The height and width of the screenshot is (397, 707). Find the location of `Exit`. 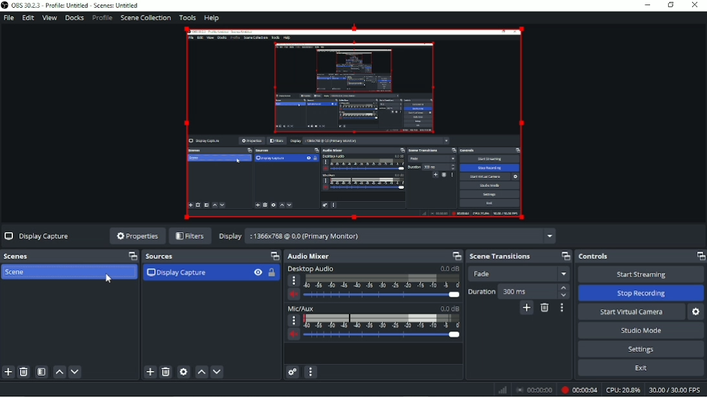

Exit is located at coordinates (641, 369).